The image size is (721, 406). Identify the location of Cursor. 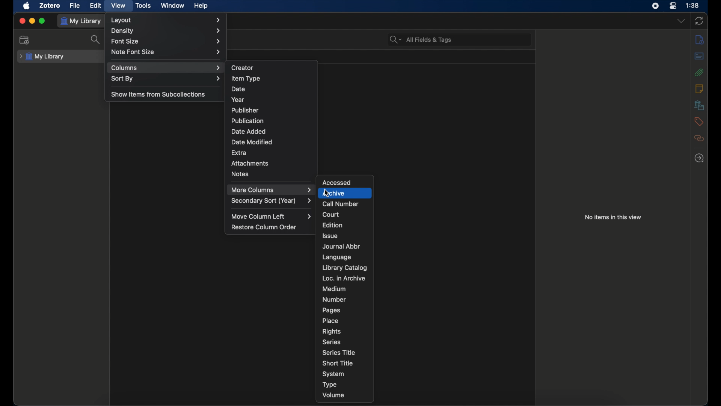
(326, 194).